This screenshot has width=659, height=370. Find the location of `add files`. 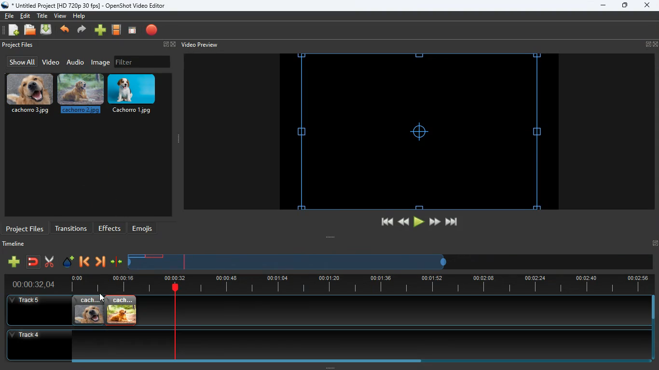

add files is located at coordinates (14, 31).